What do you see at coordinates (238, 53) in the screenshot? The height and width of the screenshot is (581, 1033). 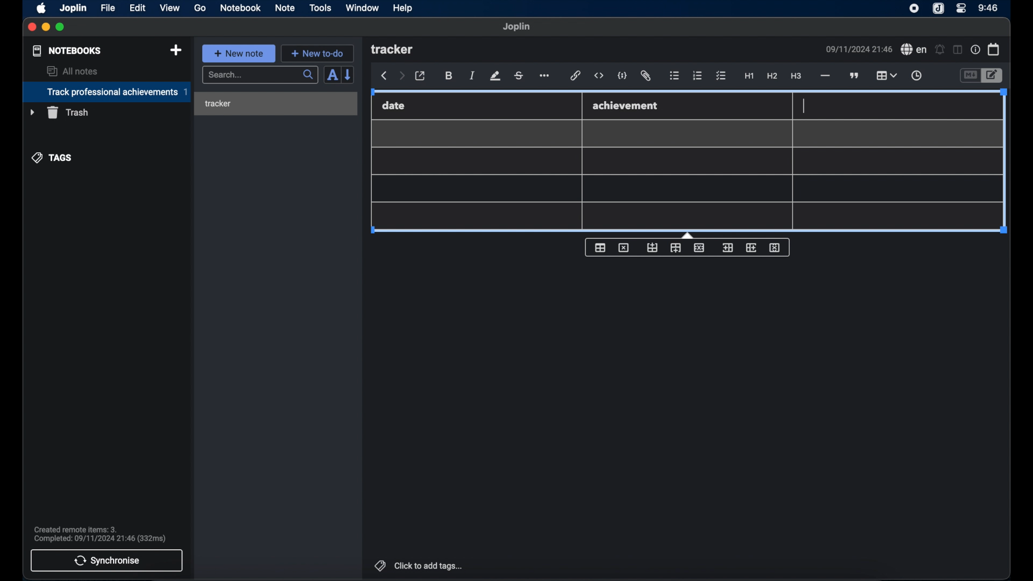 I see `new note` at bounding box center [238, 53].